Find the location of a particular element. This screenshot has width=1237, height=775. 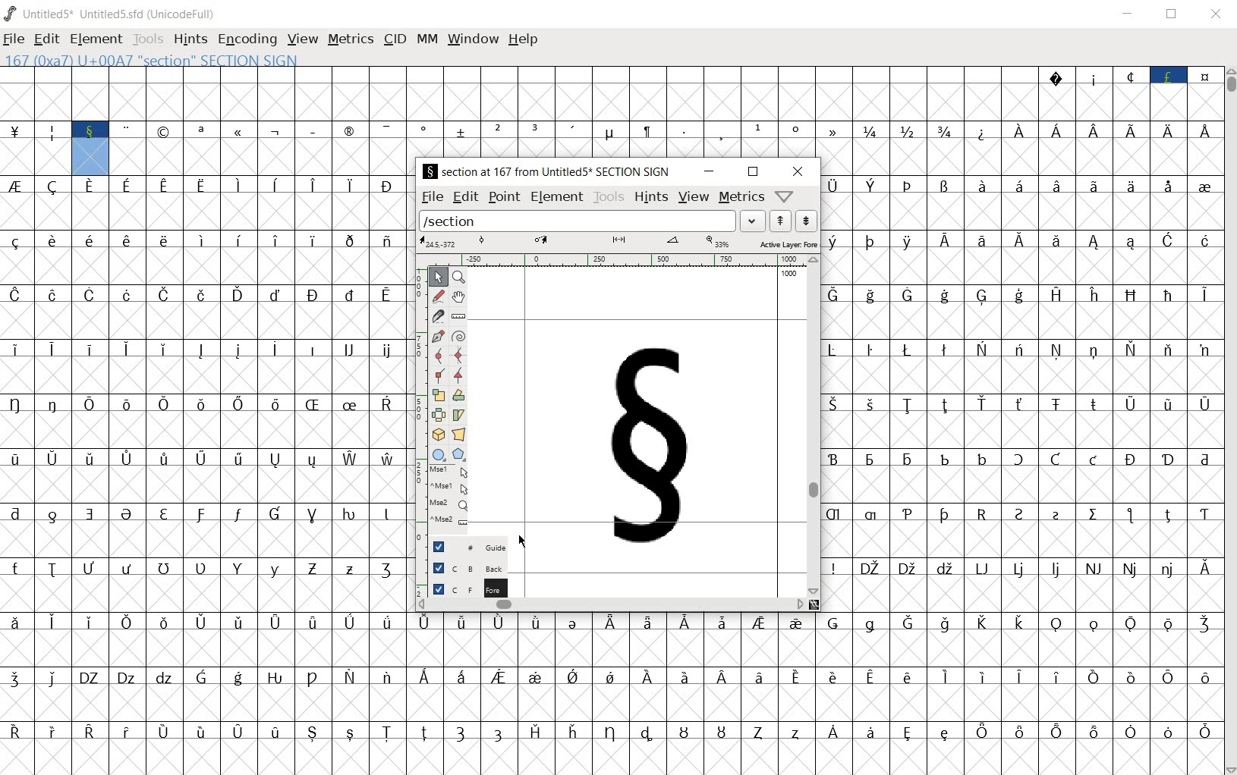

foreground layer is located at coordinates (468, 588).